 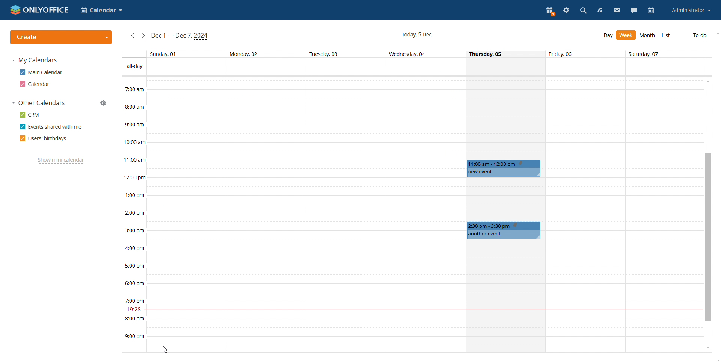 What do you see at coordinates (133, 337) in the screenshot?
I see `9:00 pm` at bounding box center [133, 337].